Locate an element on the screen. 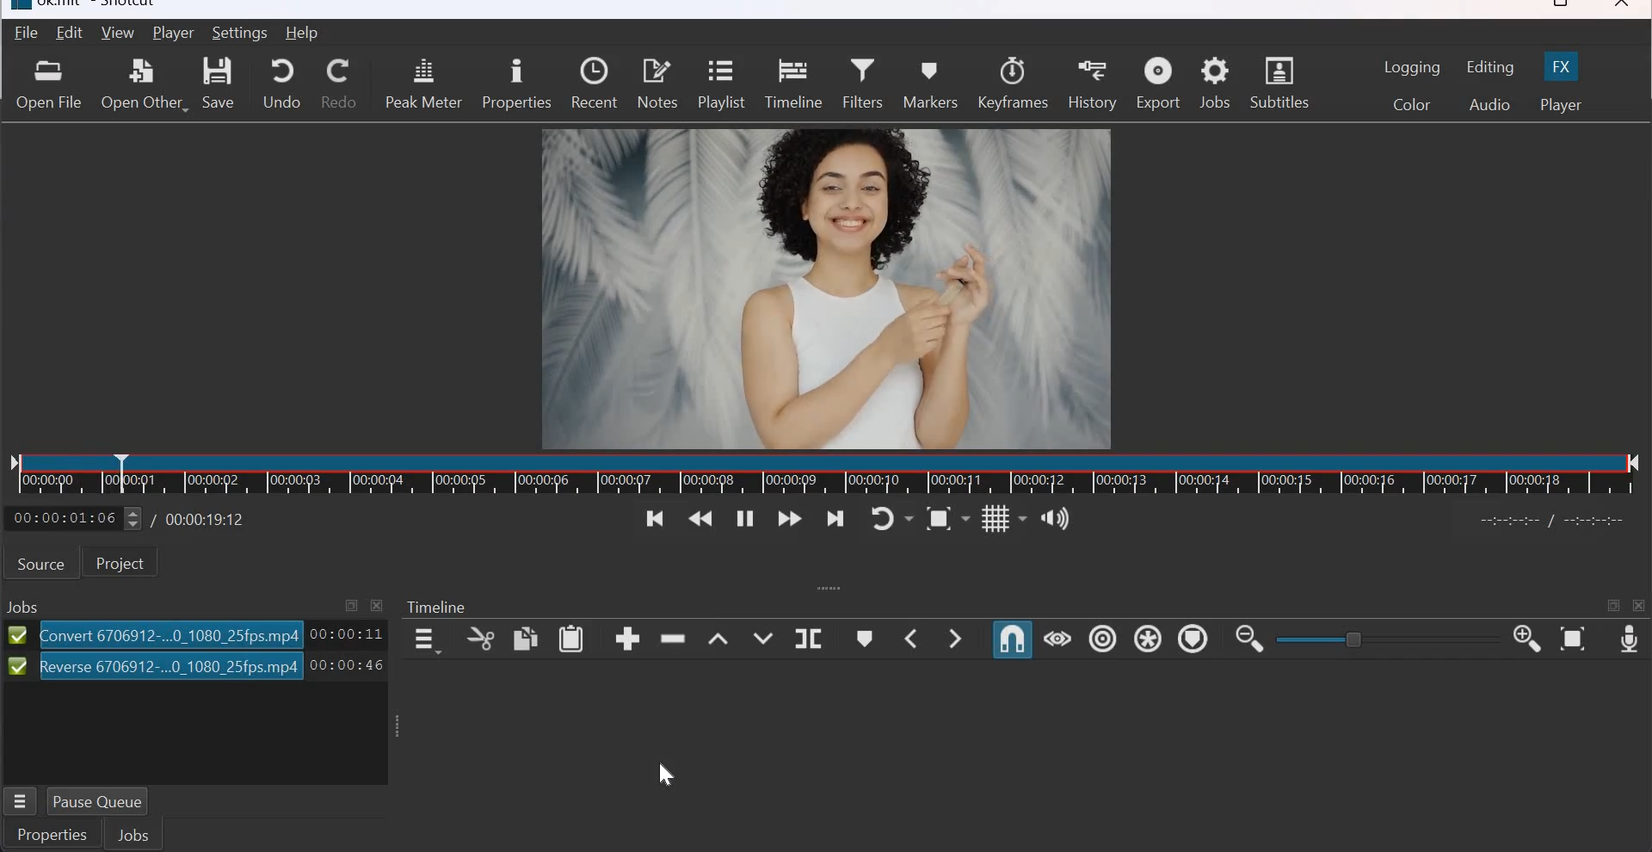  Play quickly forwards is located at coordinates (790, 521).